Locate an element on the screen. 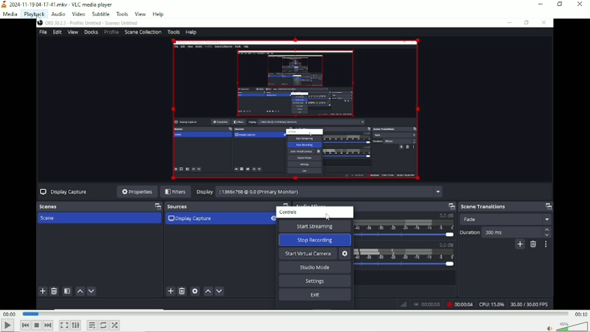 This screenshot has width=590, height=332. Playback is located at coordinates (34, 14).